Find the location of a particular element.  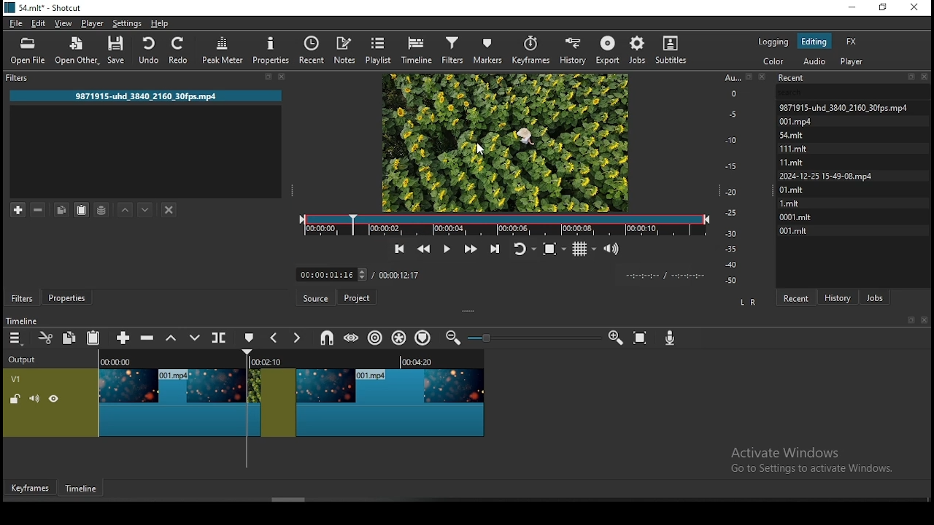

bookmark is located at coordinates (908, 320).